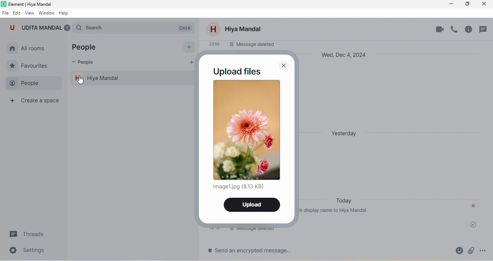 This screenshot has width=493, height=261. Describe the element at coordinates (283, 66) in the screenshot. I see `close` at that location.